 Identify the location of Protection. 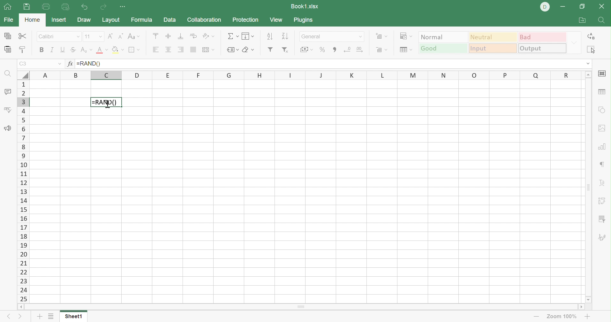
(245, 19).